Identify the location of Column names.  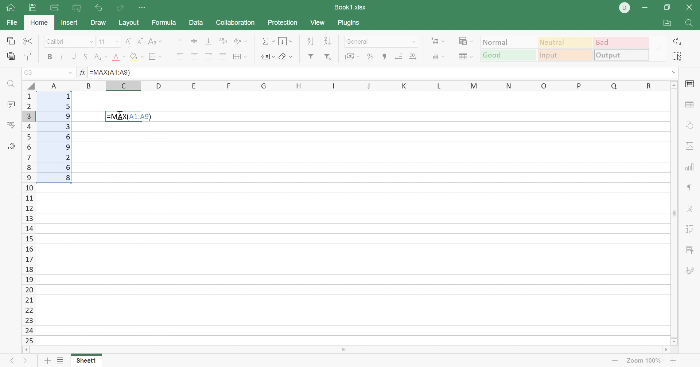
(350, 85).